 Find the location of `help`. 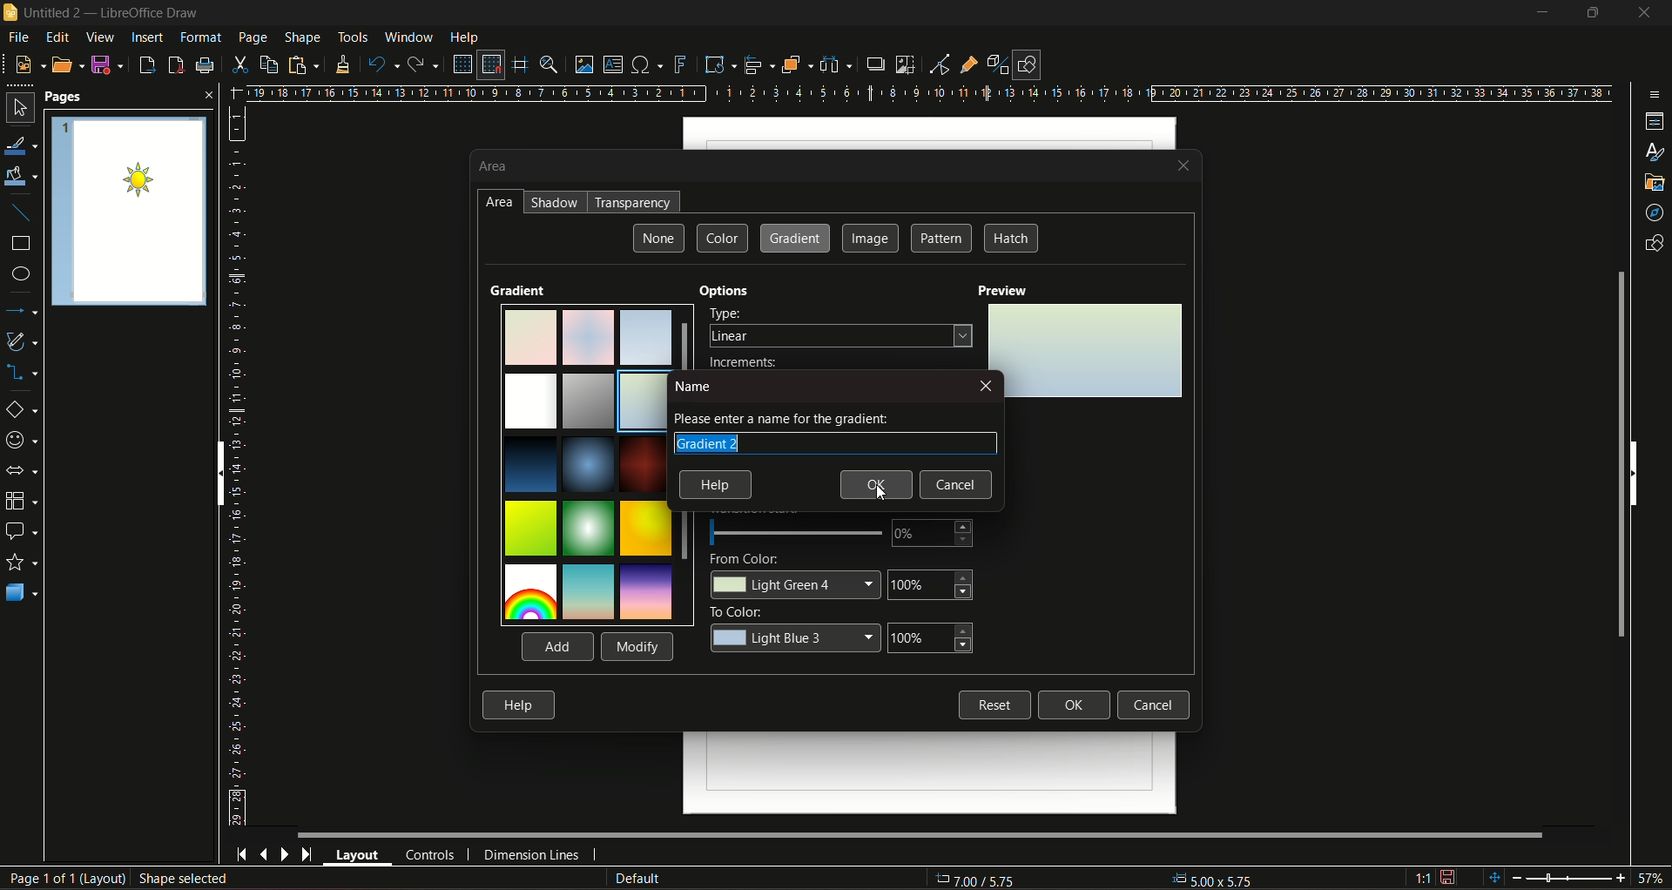

help is located at coordinates (717, 488).